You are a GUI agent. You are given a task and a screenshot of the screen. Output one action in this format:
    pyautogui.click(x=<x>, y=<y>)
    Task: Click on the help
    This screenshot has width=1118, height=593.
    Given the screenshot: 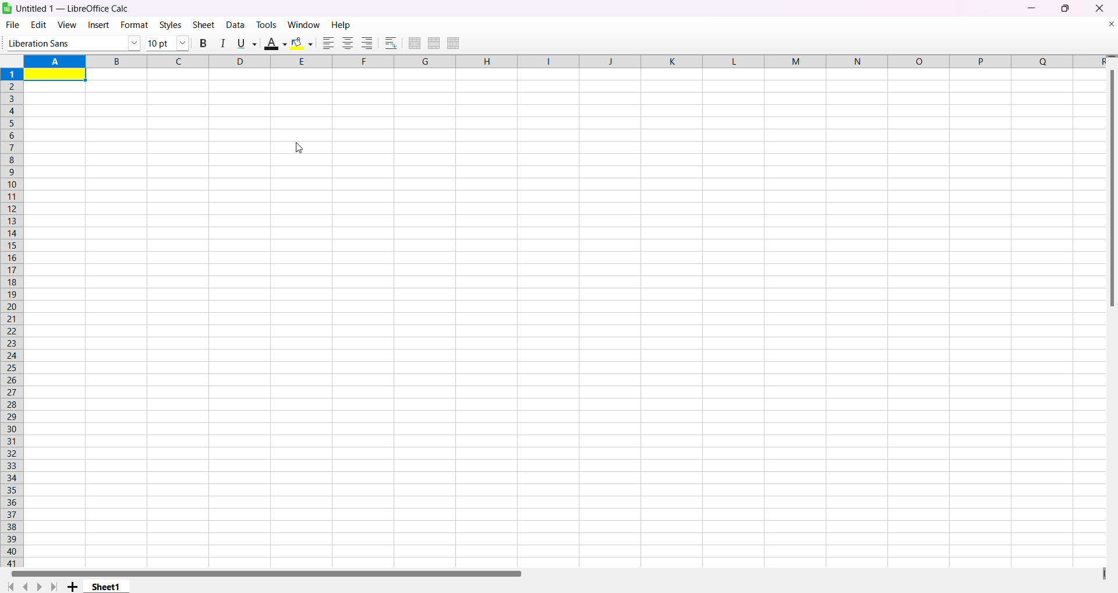 What is the action you would take?
    pyautogui.click(x=341, y=24)
    